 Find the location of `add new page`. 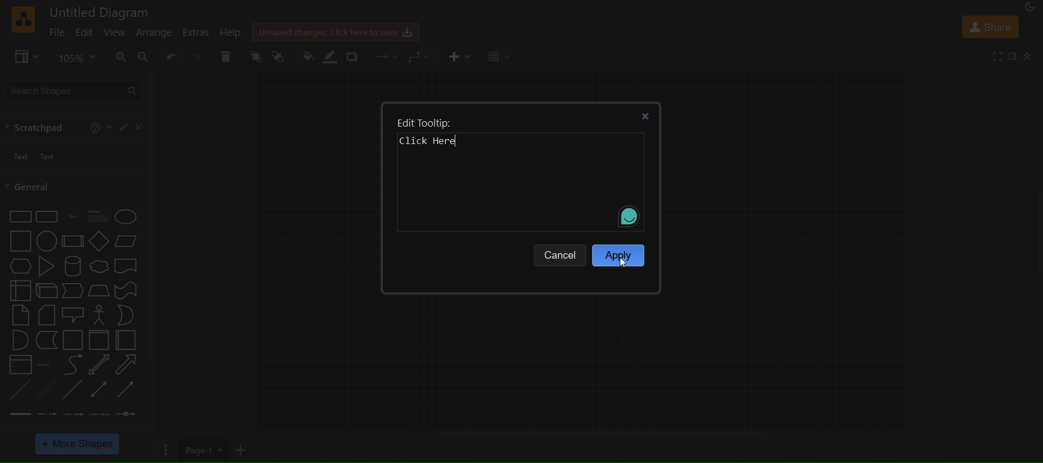

add new page is located at coordinates (249, 449).